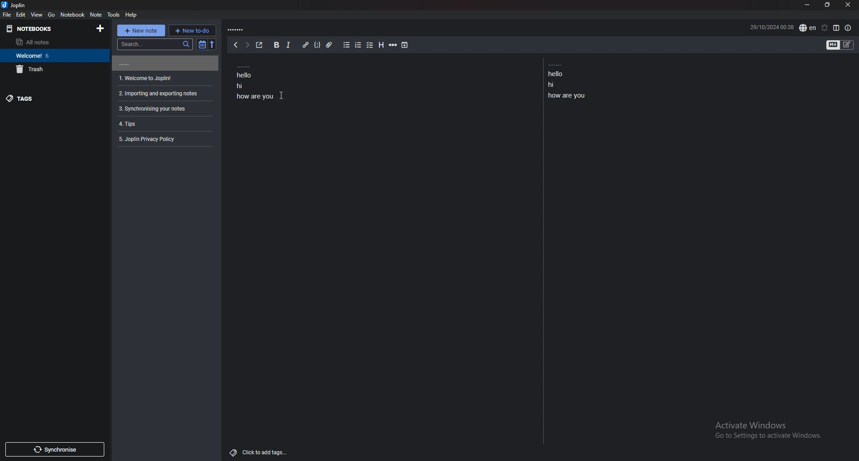  What do you see at coordinates (164, 109) in the screenshot?
I see `note` at bounding box center [164, 109].